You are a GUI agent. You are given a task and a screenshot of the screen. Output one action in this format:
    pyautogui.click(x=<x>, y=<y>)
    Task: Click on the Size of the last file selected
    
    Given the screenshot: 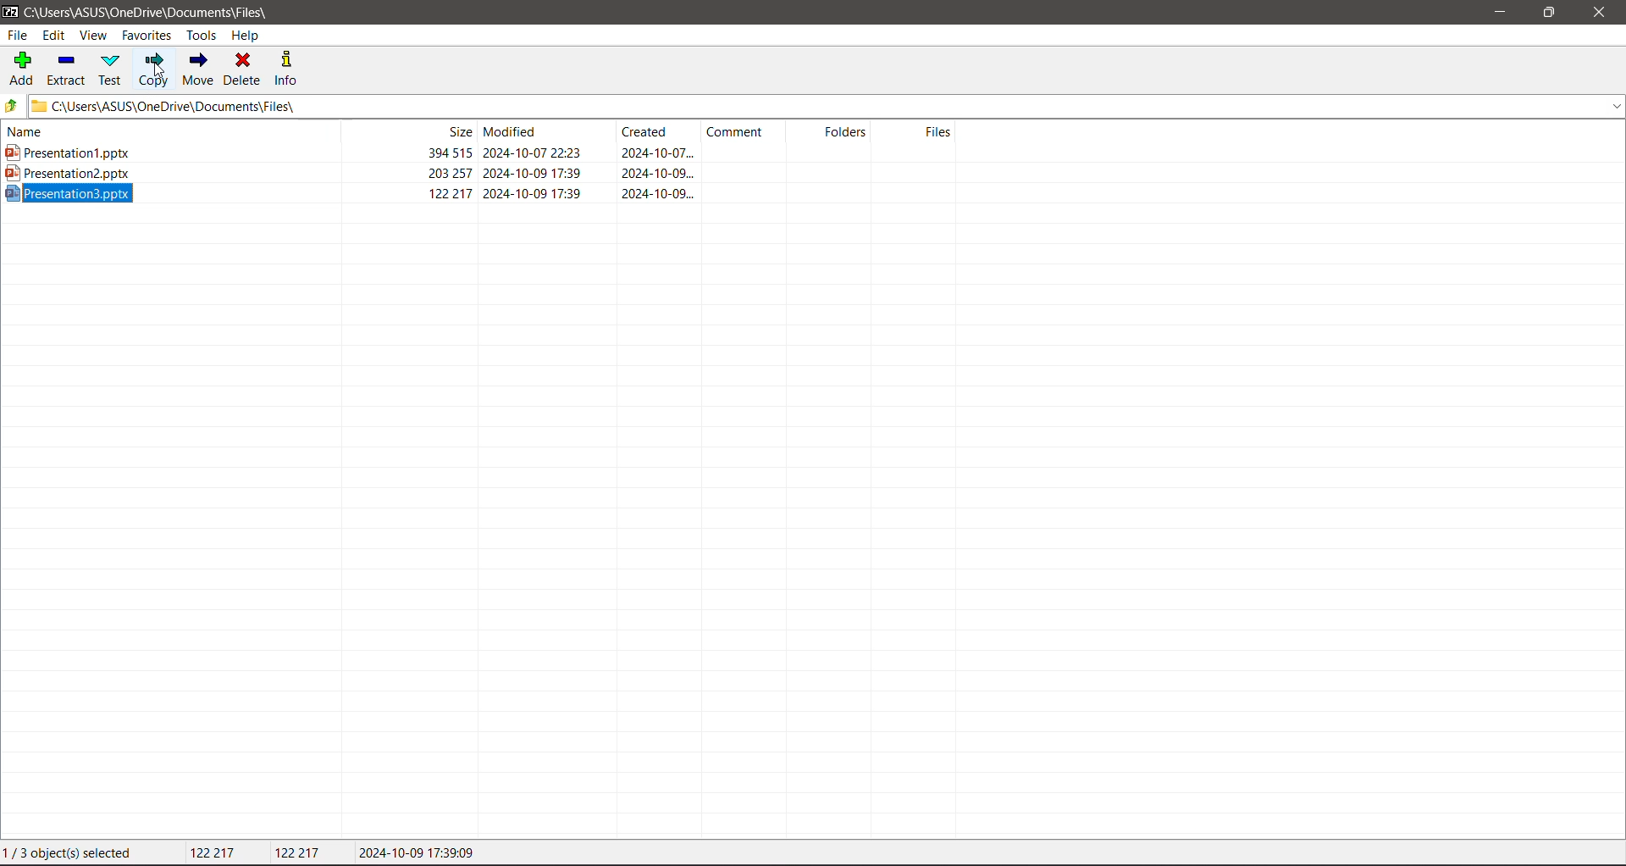 What is the action you would take?
    pyautogui.click(x=300, y=852)
    